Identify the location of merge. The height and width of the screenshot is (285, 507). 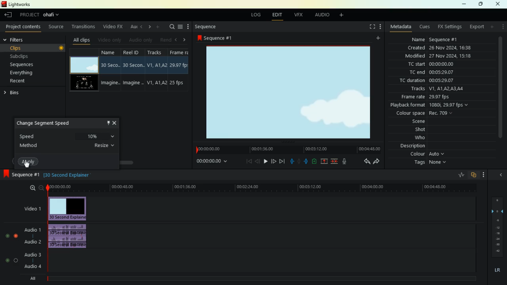
(335, 161).